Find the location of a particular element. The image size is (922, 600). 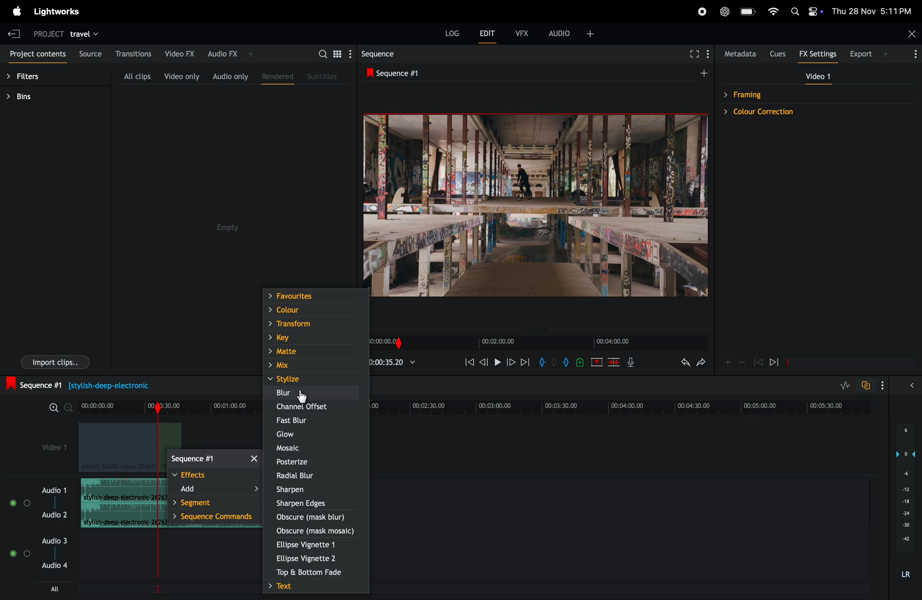

sharpen edges is located at coordinates (312, 503).